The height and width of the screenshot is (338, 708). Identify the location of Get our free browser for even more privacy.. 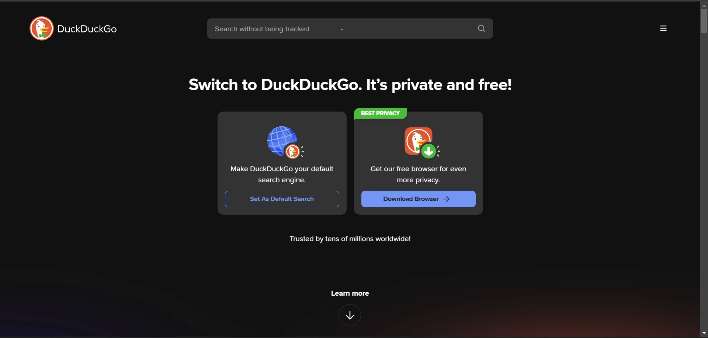
(417, 176).